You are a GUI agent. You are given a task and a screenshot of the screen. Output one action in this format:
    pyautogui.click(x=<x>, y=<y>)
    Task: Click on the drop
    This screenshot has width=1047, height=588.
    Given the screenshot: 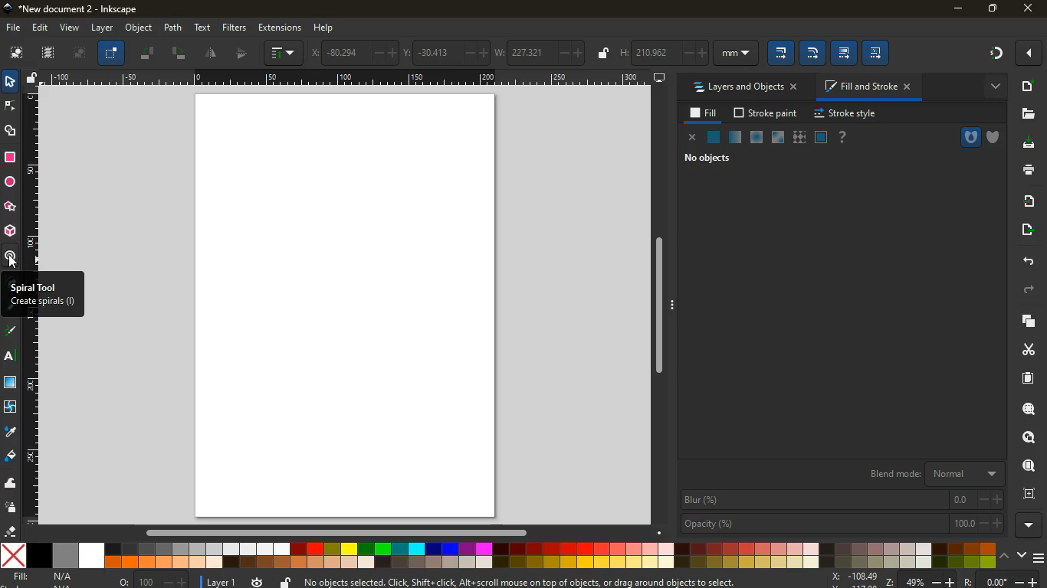 What is the action you would take?
    pyautogui.click(x=11, y=433)
    